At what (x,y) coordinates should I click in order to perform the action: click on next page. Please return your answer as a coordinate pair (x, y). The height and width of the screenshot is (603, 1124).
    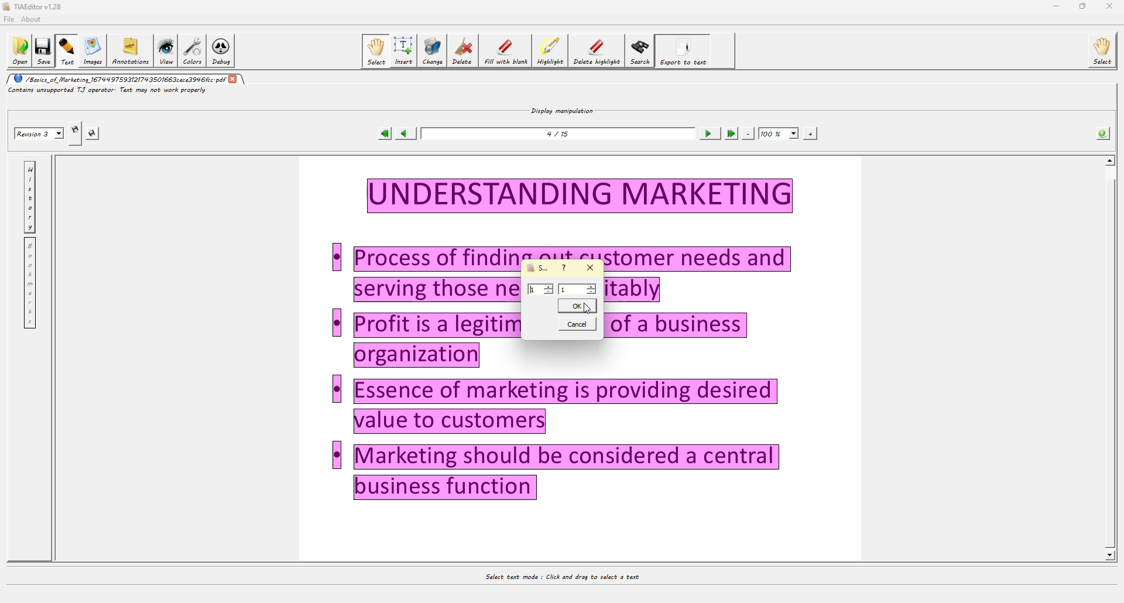
    Looking at the image, I should click on (708, 133).